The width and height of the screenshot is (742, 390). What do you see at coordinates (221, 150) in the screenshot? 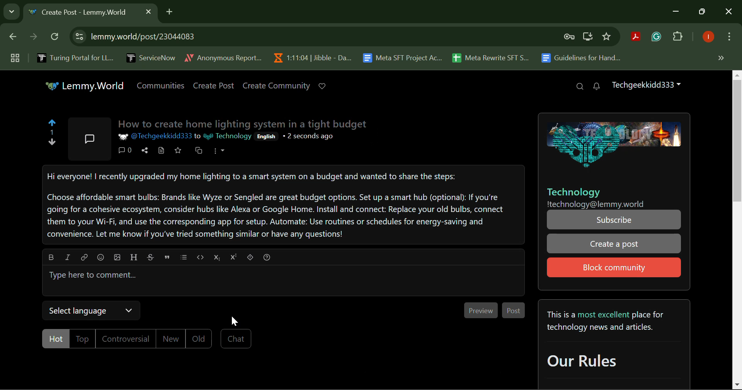
I see `Options` at bounding box center [221, 150].